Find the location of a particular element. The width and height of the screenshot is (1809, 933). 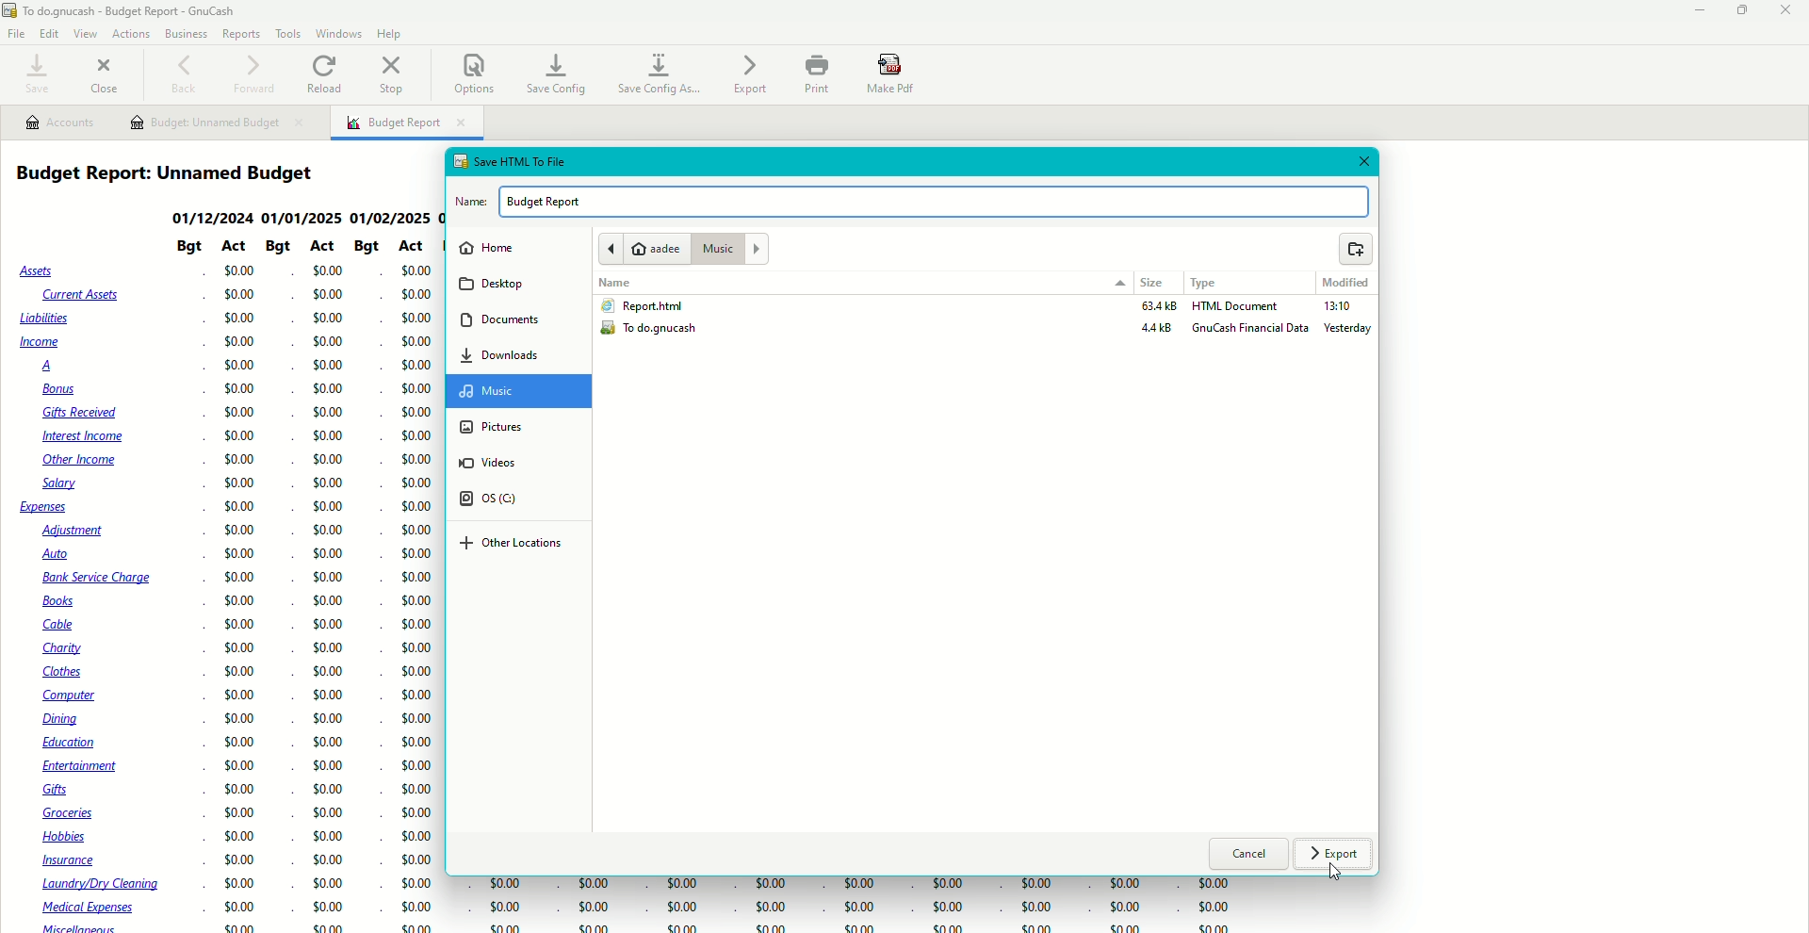

Export is located at coordinates (1336, 856).